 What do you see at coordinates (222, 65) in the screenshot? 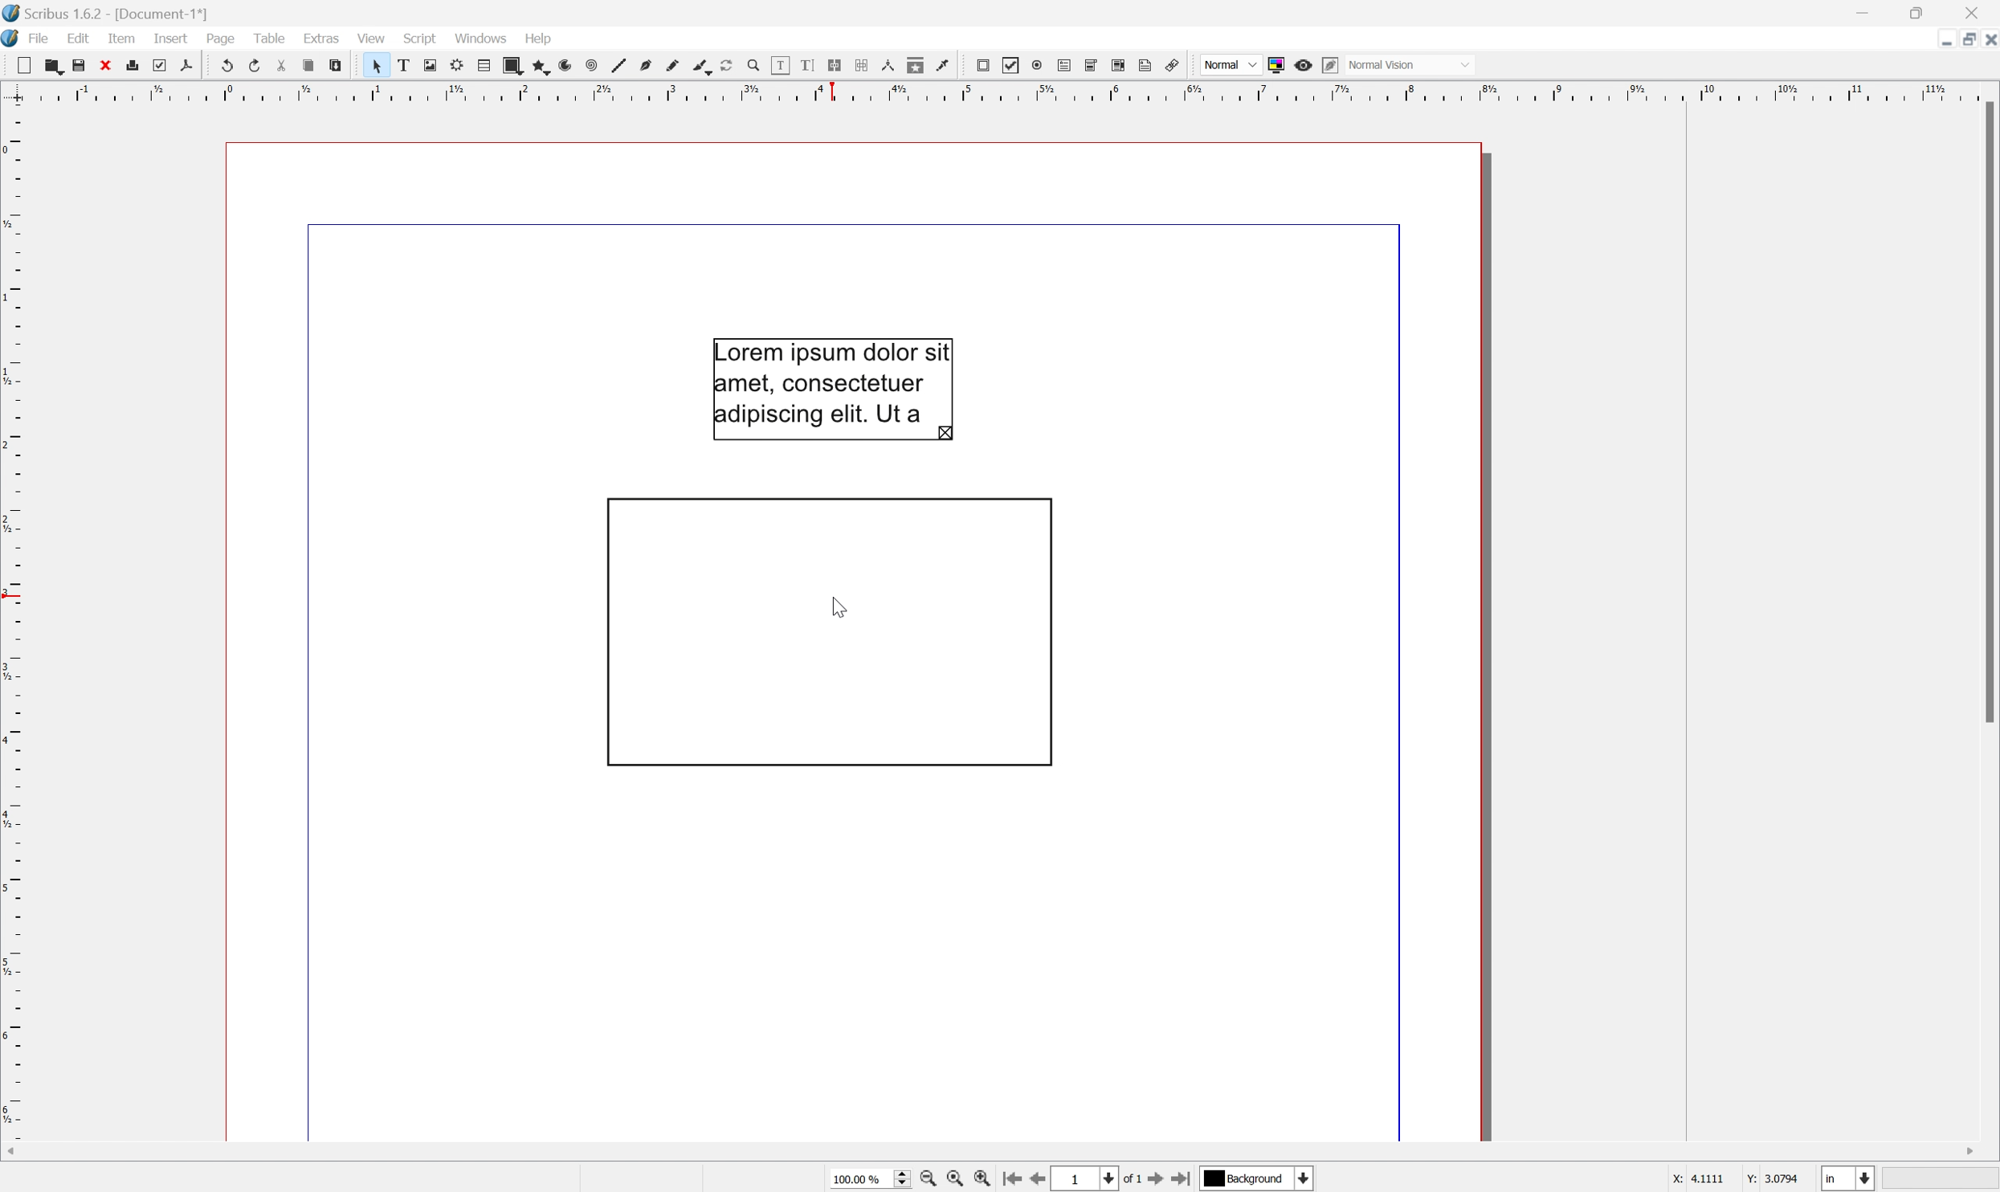
I see `Undo` at bounding box center [222, 65].